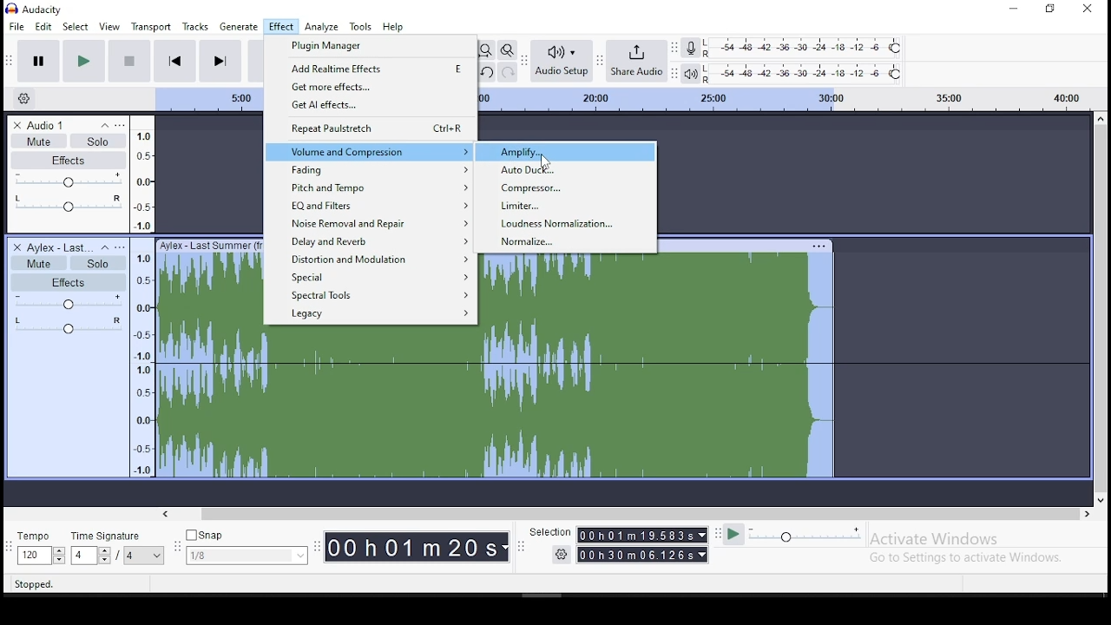  What do you see at coordinates (370, 153) in the screenshot?
I see `volume and compression` at bounding box center [370, 153].